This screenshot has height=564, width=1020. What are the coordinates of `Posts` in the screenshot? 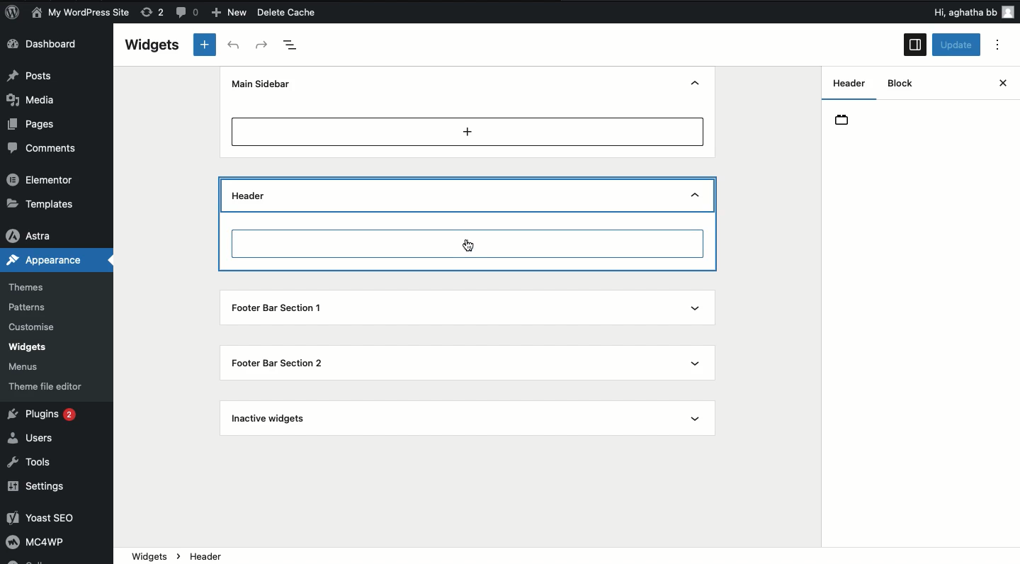 It's located at (36, 76).